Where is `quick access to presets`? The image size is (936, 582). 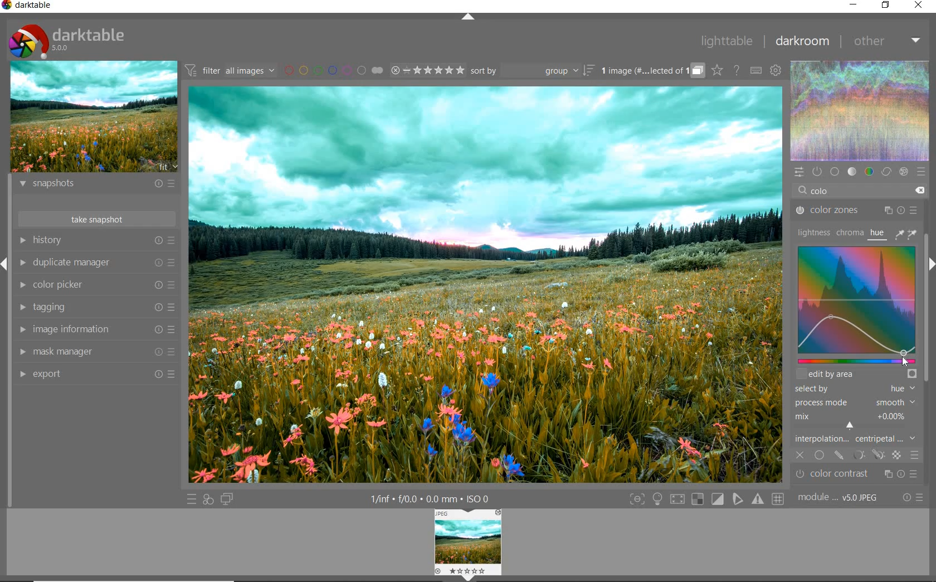
quick access to presets is located at coordinates (192, 499).